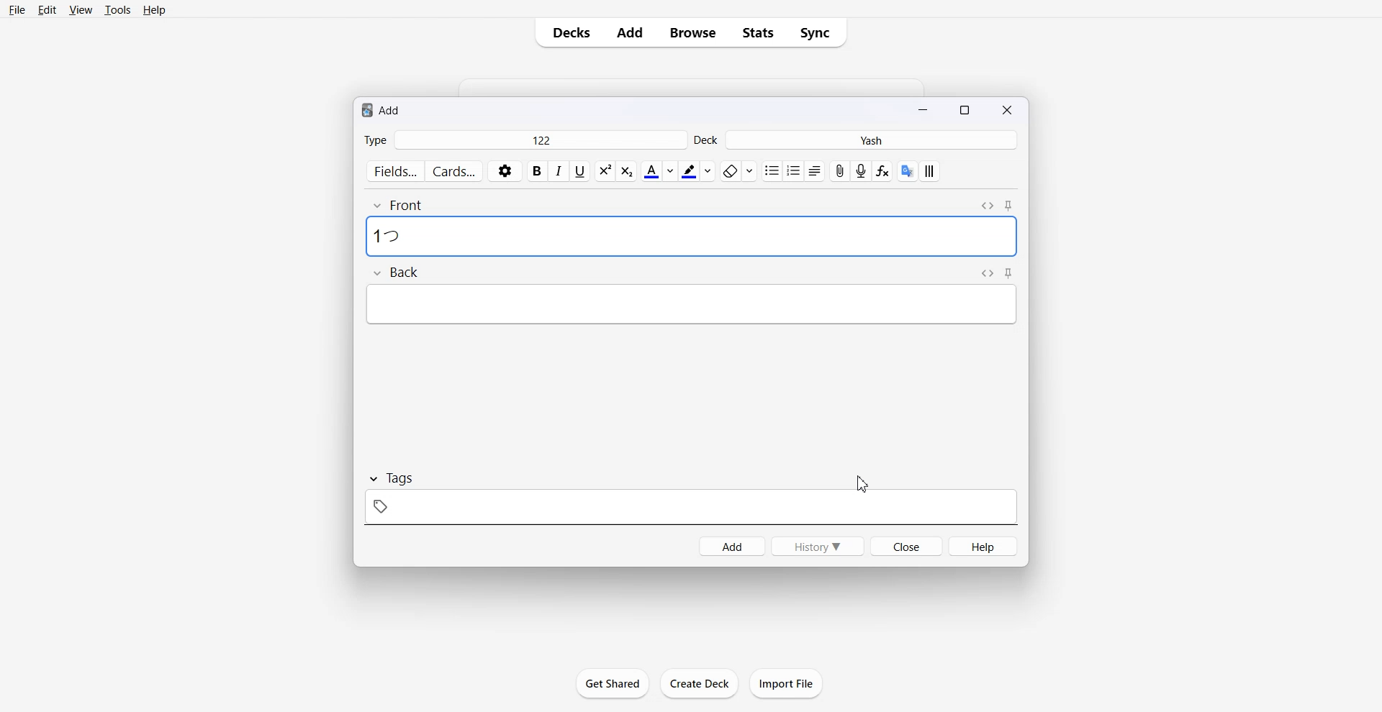 The height and width of the screenshot is (712, 1382). What do you see at coordinates (862, 171) in the screenshot?
I see `Record Audio` at bounding box center [862, 171].